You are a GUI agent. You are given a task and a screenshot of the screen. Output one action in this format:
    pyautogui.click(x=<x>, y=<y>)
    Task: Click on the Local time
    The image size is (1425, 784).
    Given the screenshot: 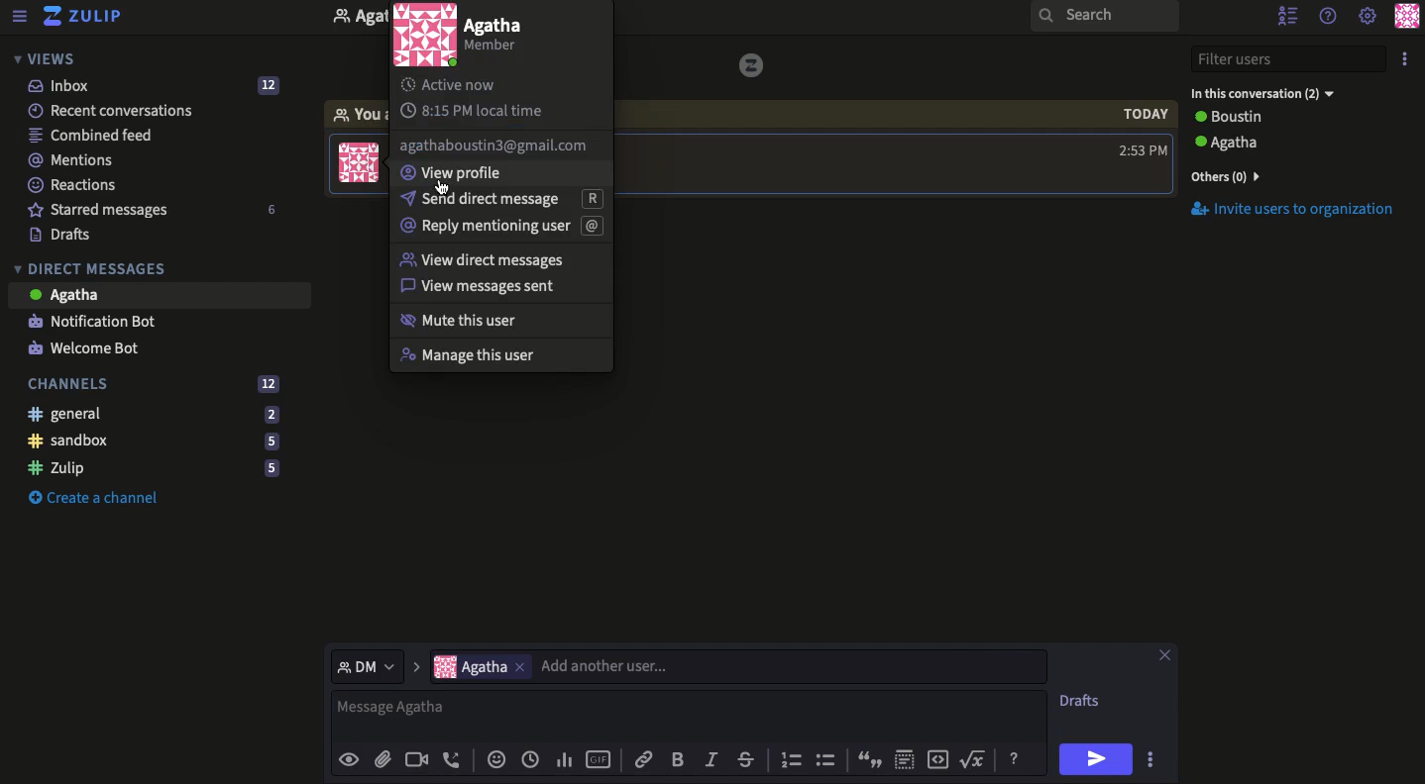 What is the action you would take?
    pyautogui.click(x=473, y=112)
    